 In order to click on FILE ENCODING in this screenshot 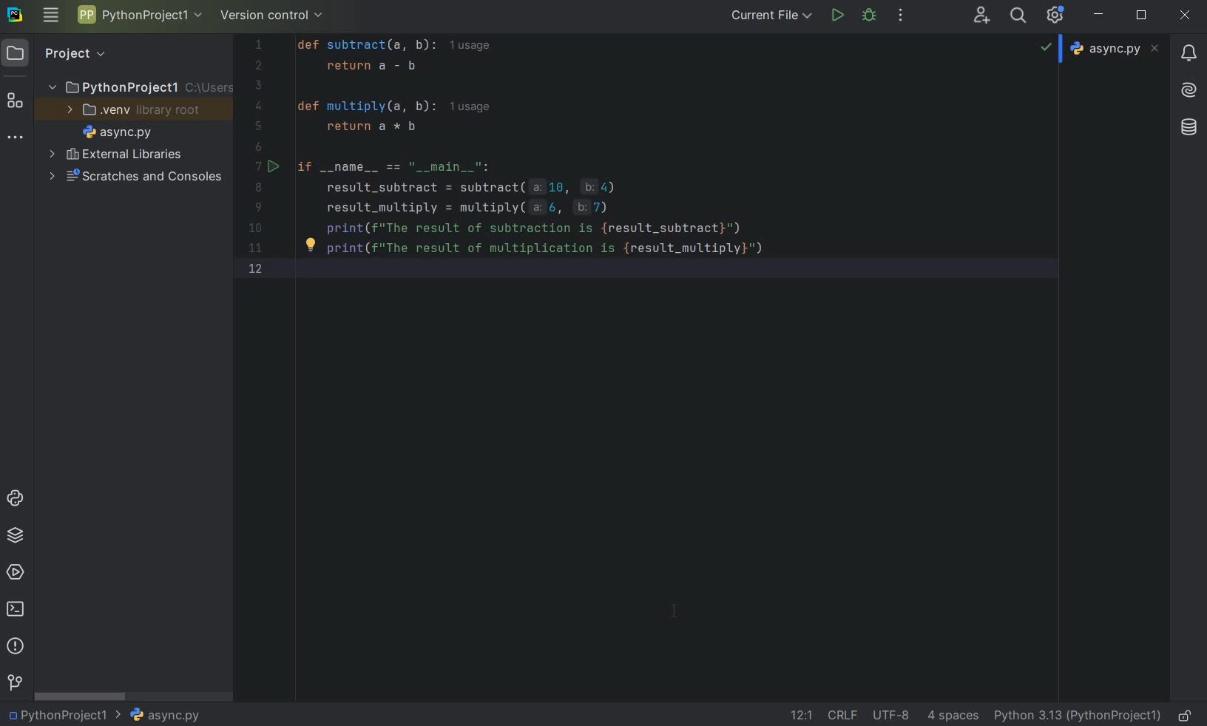, I will do `click(896, 715)`.